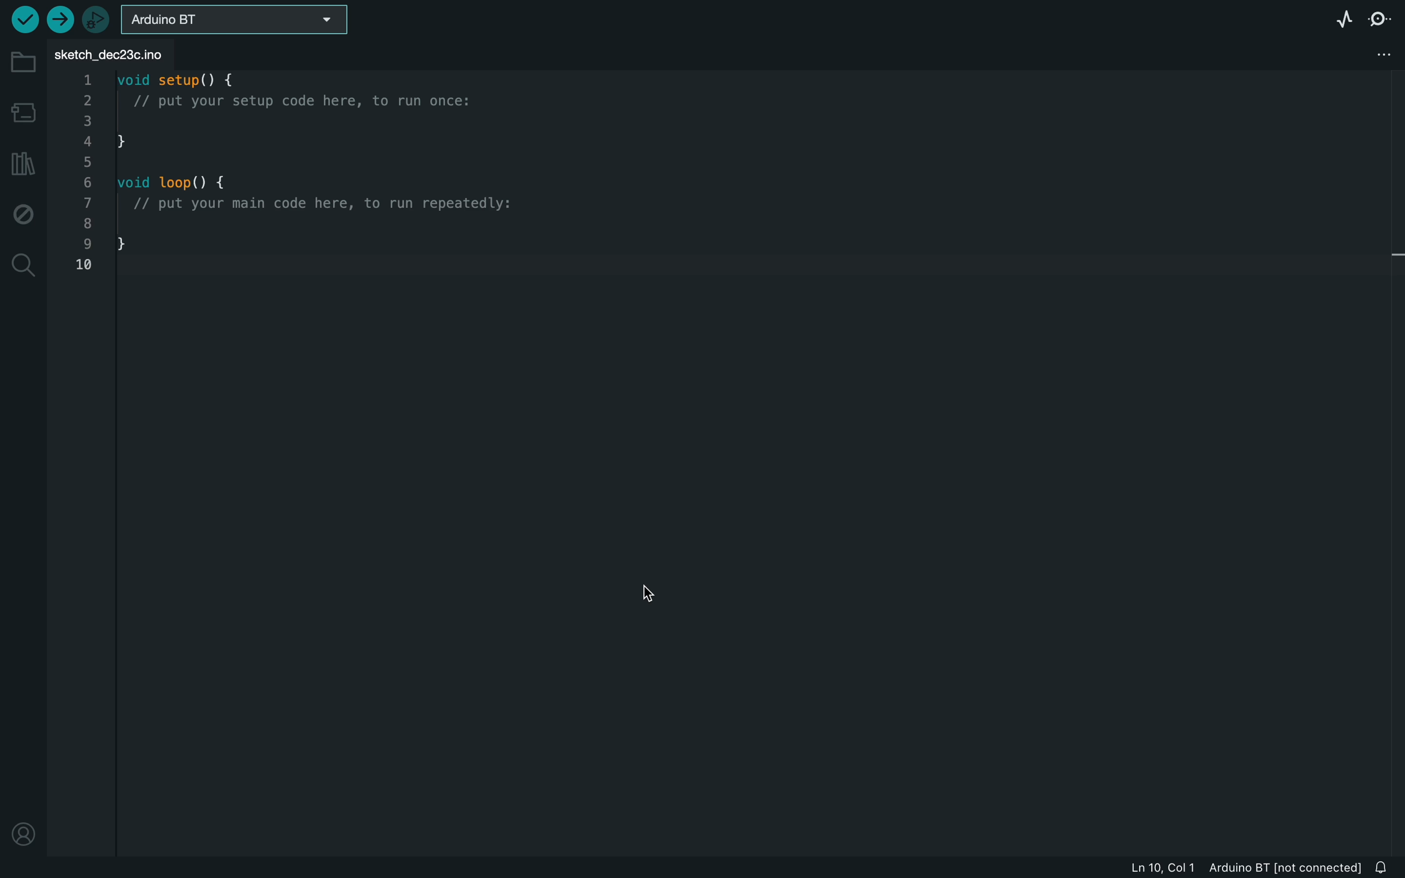 This screenshot has width=1405, height=878. Describe the element at coordinates (117, 53) in the screenshot. I see `file tab` at that location.